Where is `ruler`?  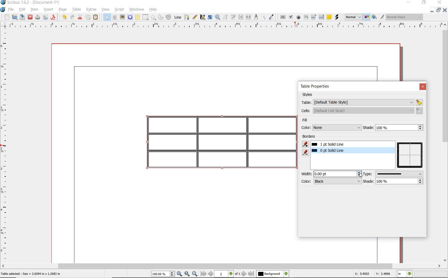 ruler is located at coordinates (5, 145).